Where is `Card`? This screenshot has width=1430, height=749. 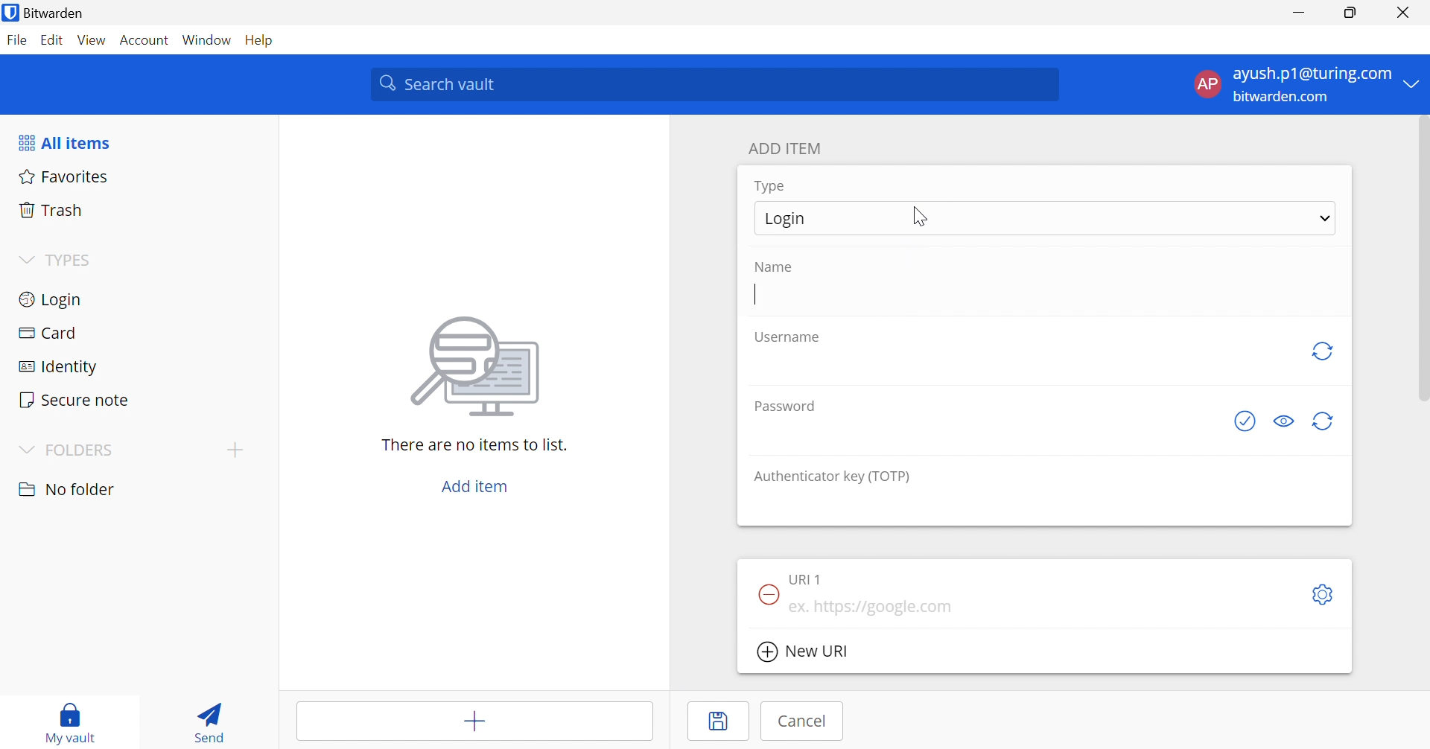 Card is located at coordinates (133, 330).